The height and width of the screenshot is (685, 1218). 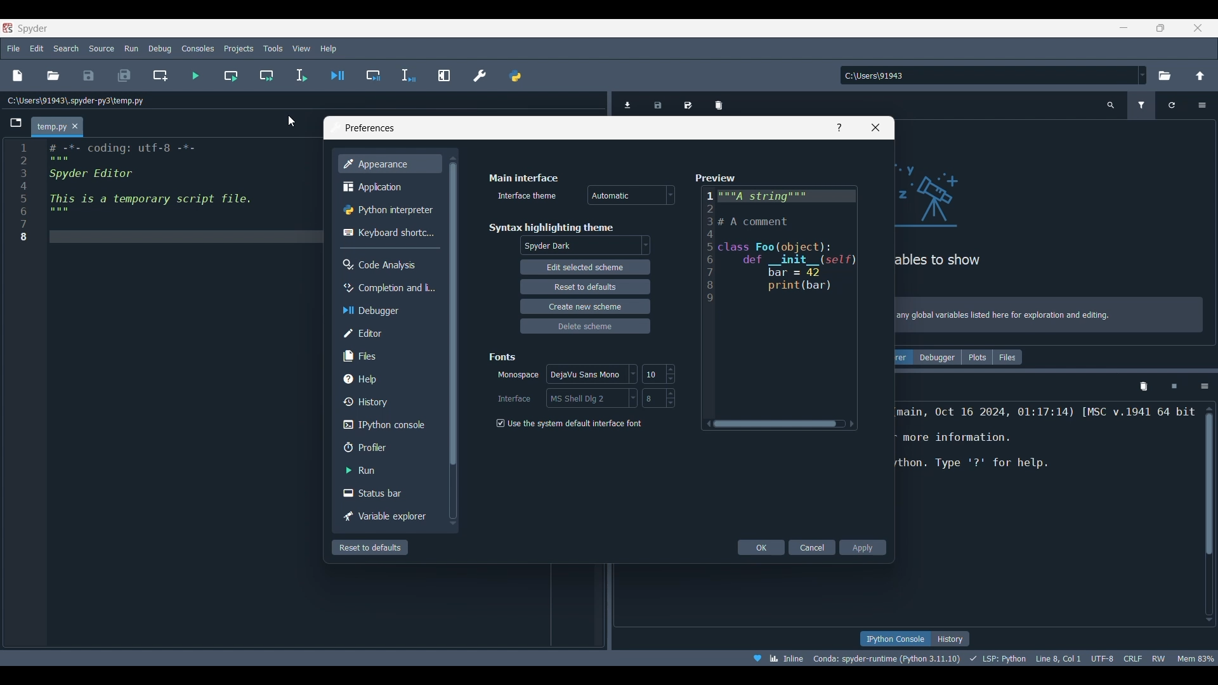 I want to click on IPython console, so click(x=894, y=639).